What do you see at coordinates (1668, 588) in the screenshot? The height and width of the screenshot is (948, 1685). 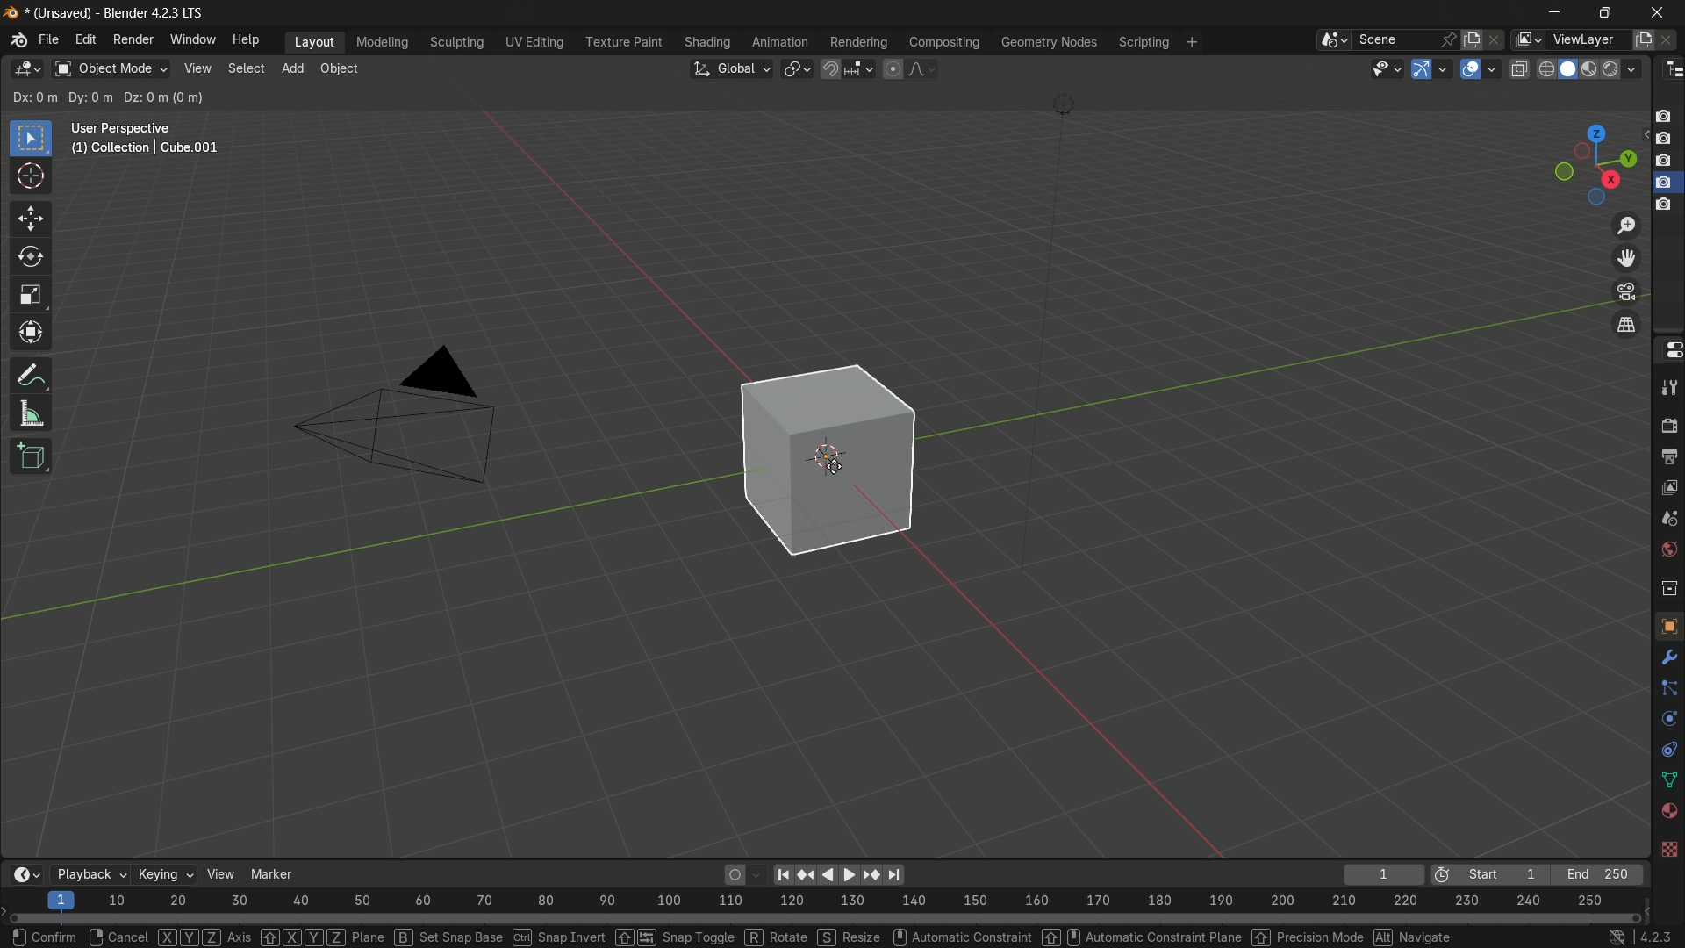 I see `collection` at bounding box center [1668, 588].